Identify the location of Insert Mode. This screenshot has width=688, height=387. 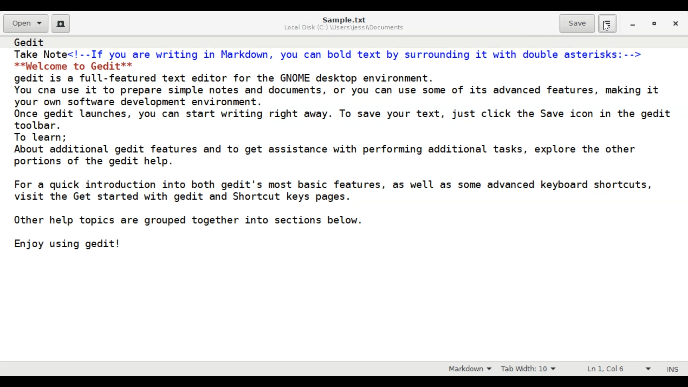
(672, 369).